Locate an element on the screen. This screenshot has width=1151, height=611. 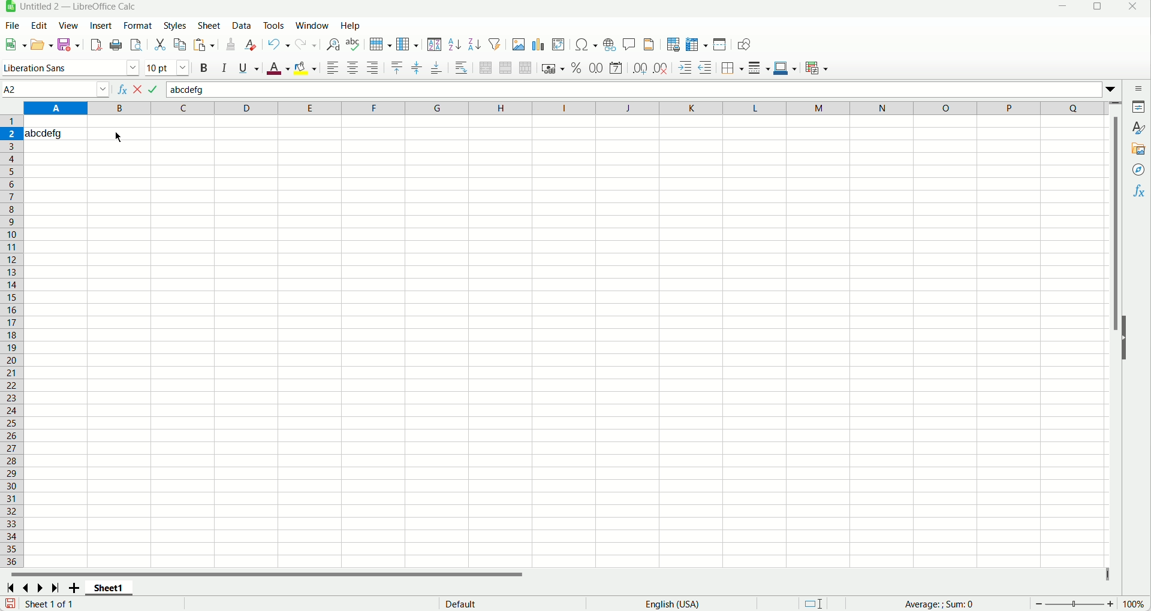
print is located at coordinates (115, 45).